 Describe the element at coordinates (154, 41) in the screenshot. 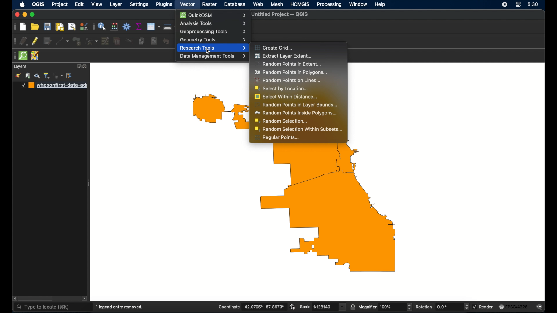

I see `paste features` at that location.